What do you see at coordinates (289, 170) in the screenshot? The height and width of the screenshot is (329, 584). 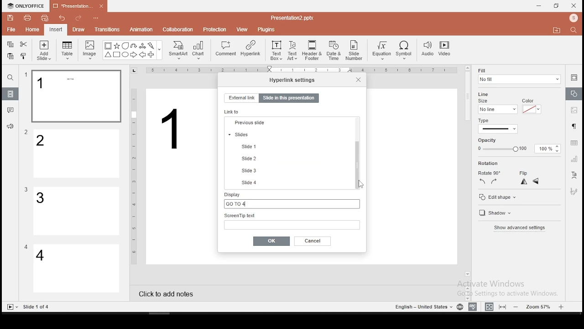 I see ` slides` at bounding box center [289, 170].